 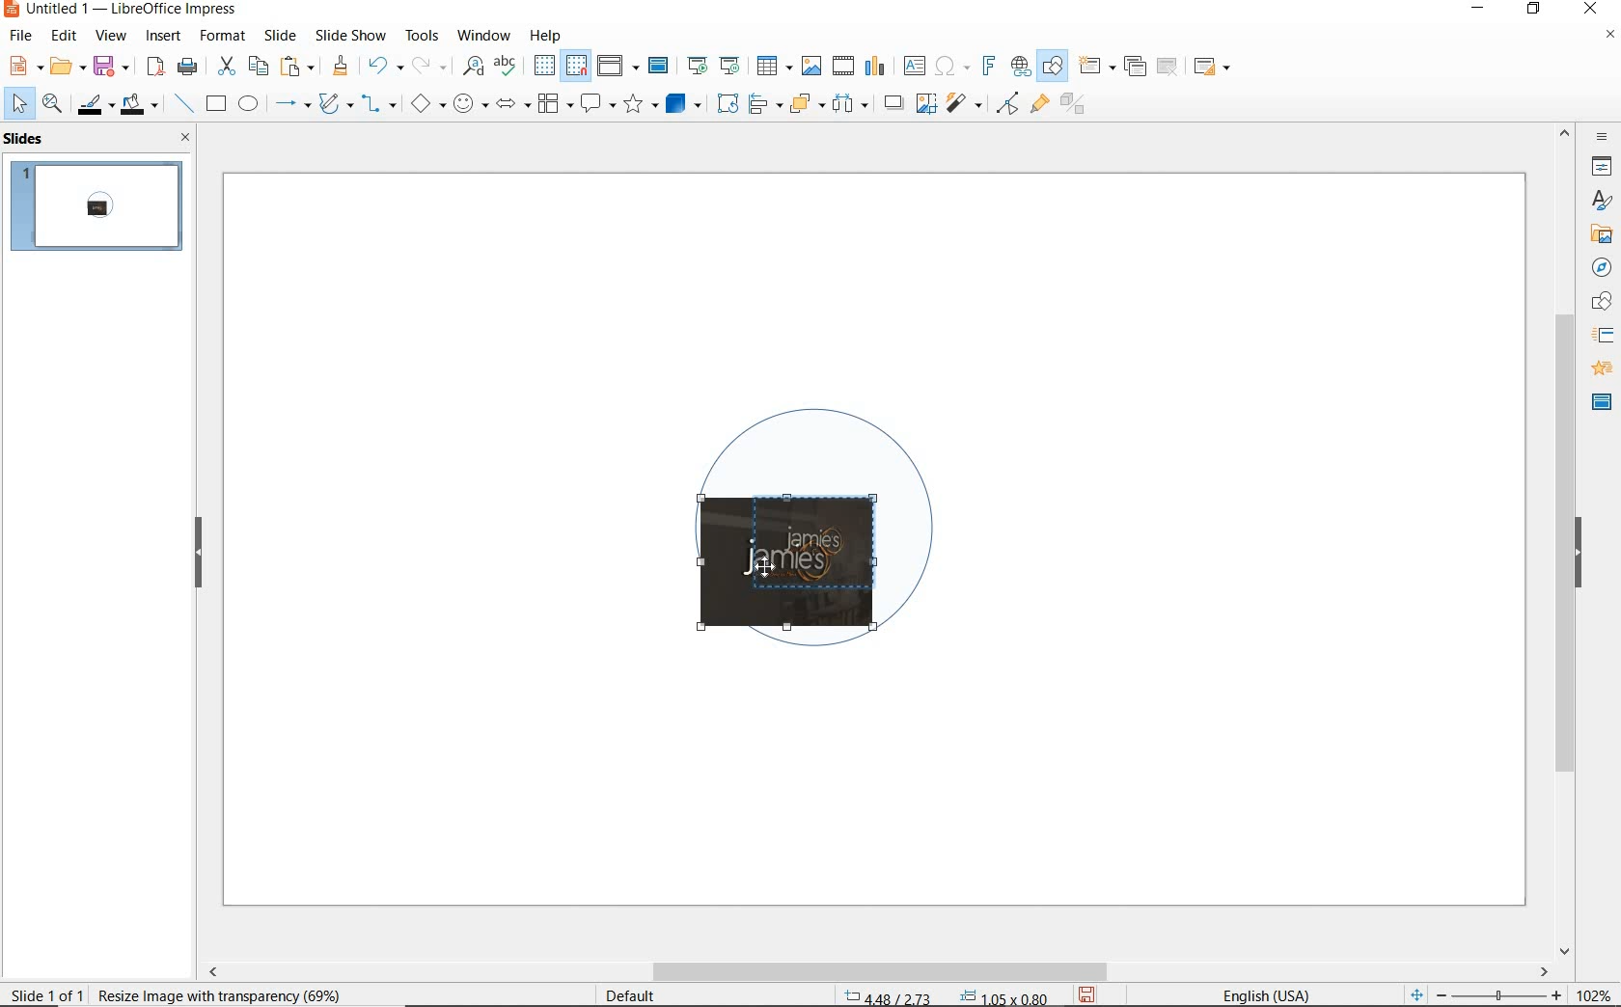 I want to click on rectangle, so click(x=214, y=105).